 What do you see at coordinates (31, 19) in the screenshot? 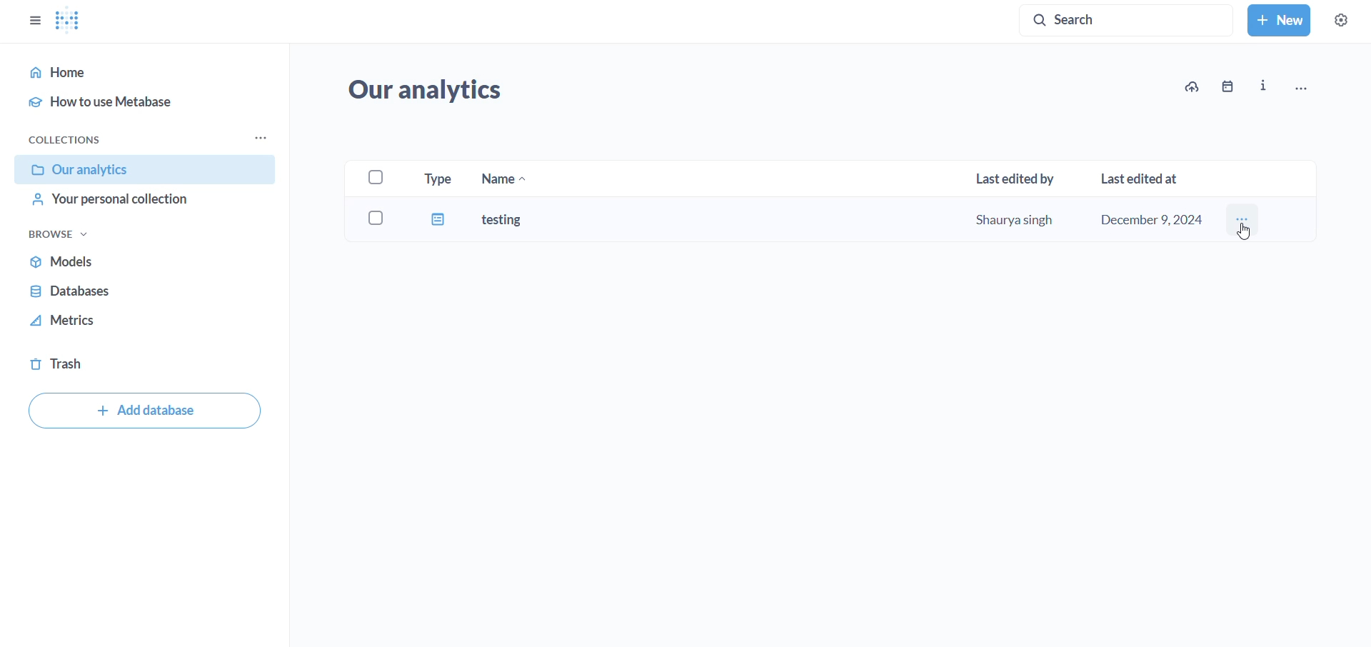
I see `show/hide sidebar` at bounding box center [31, 19].